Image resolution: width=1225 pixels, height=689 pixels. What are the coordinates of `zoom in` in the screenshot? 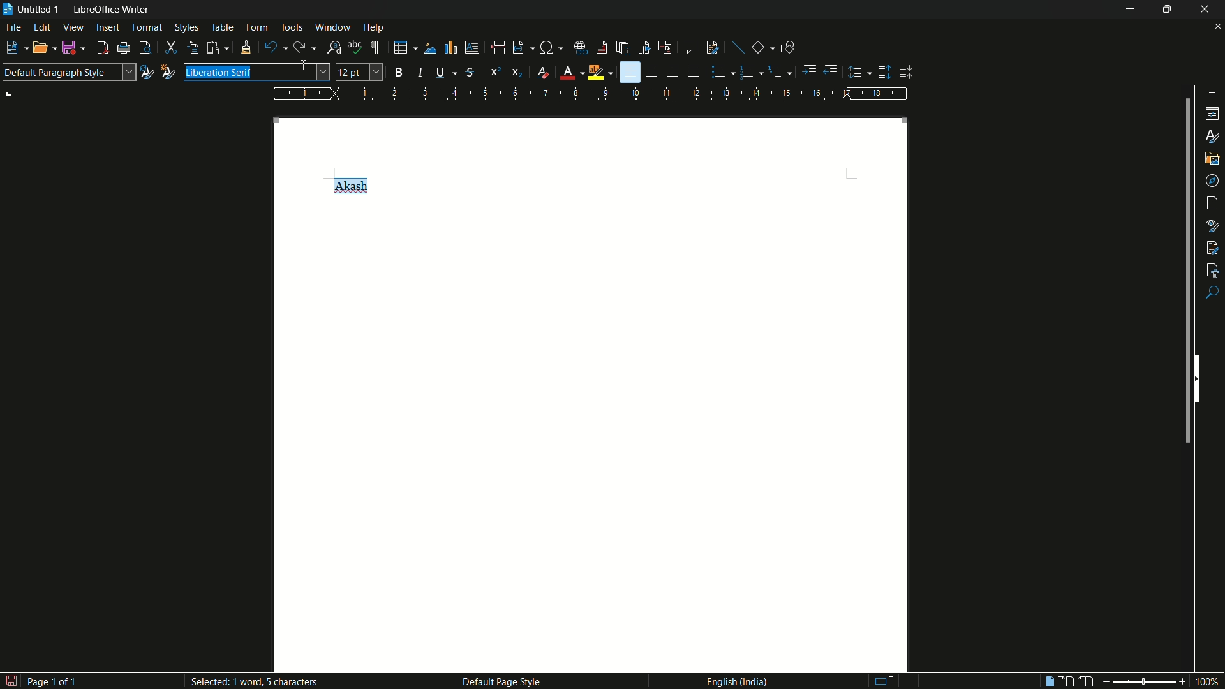 It's located at (1181, 681).